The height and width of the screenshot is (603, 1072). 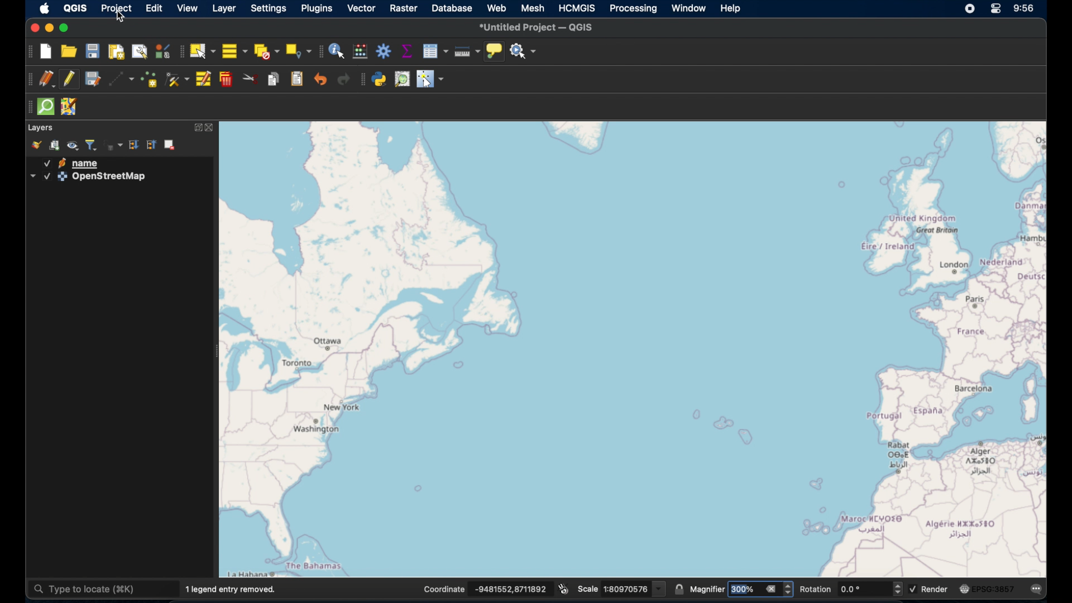 What do you see at coordinates (76, 163) in the screenshot?
I see `name` at bounding box center [76, 163].